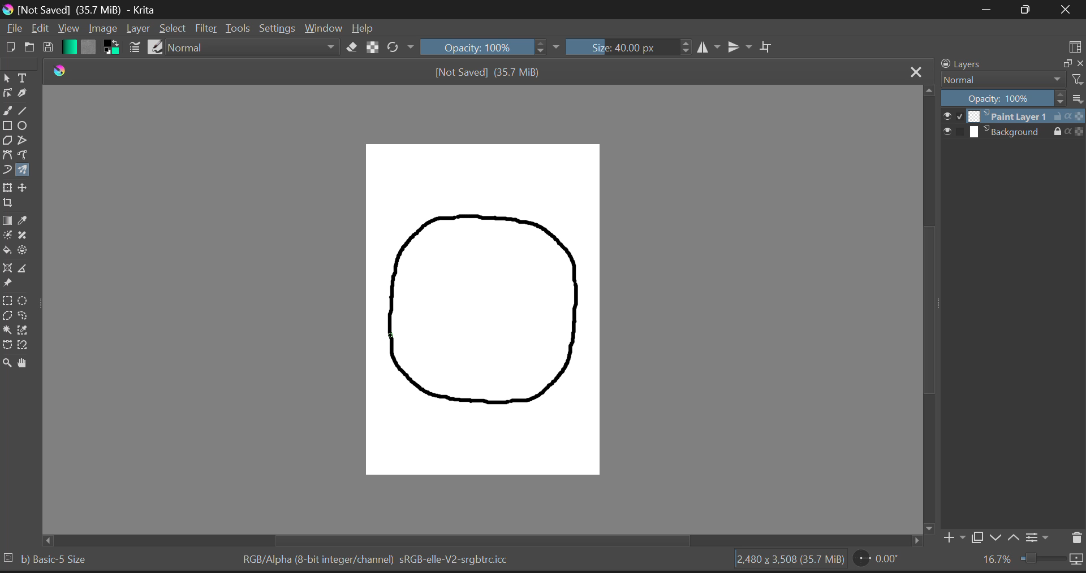 The height and width of the screenshot is (573, 1086). Describe the element at coordinates (1012, 133) in the screenshot. I see `Background Layer` at that location.